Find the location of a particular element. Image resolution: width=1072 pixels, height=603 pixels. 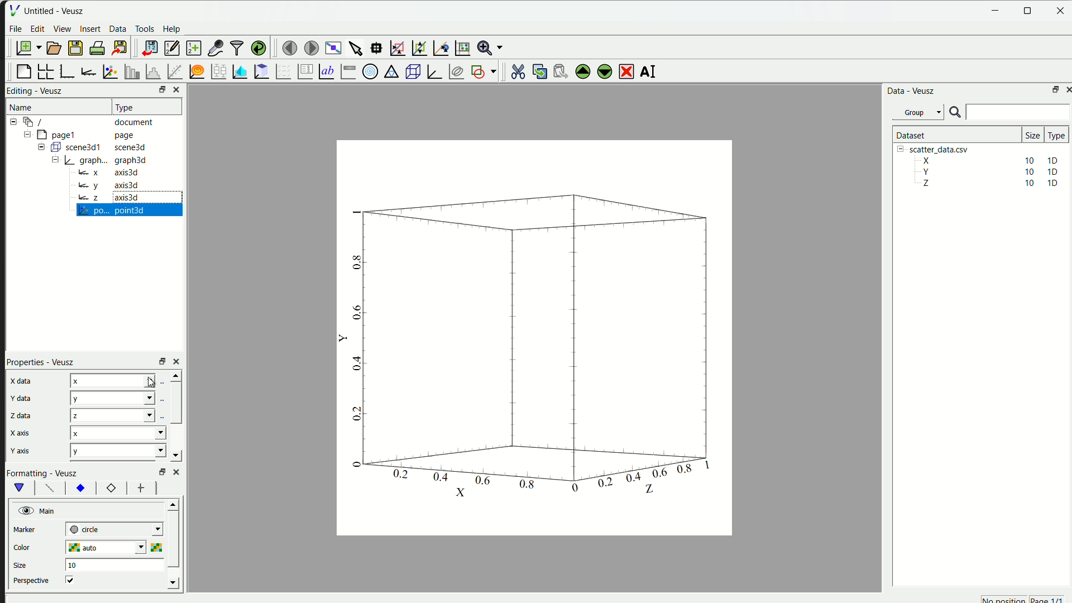

font is located at coordinates (141, 488).